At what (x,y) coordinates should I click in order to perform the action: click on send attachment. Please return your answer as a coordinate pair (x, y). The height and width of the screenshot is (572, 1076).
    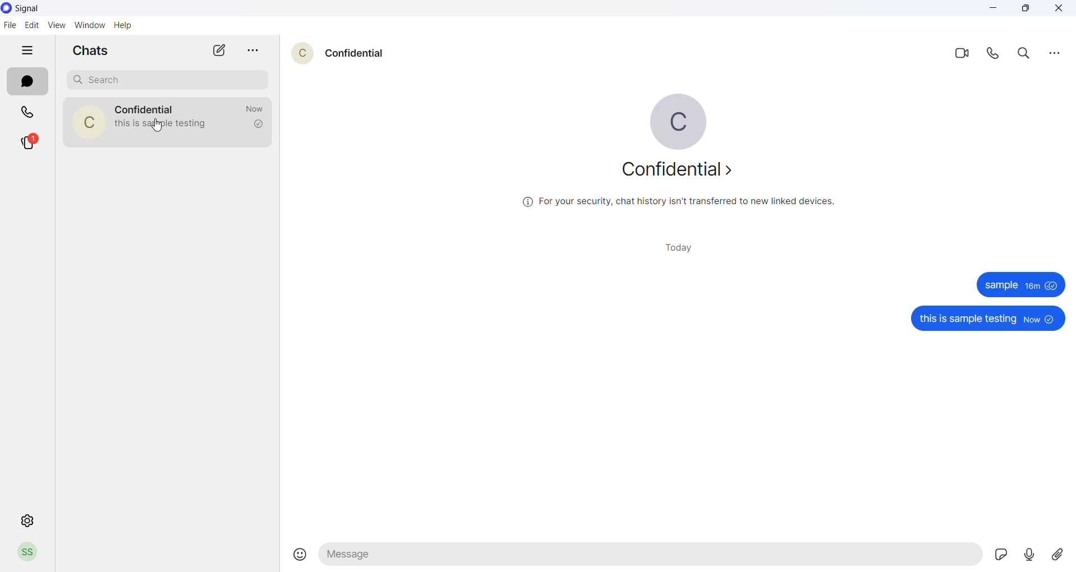
    Looking at the image, I should click on (1061, 555).